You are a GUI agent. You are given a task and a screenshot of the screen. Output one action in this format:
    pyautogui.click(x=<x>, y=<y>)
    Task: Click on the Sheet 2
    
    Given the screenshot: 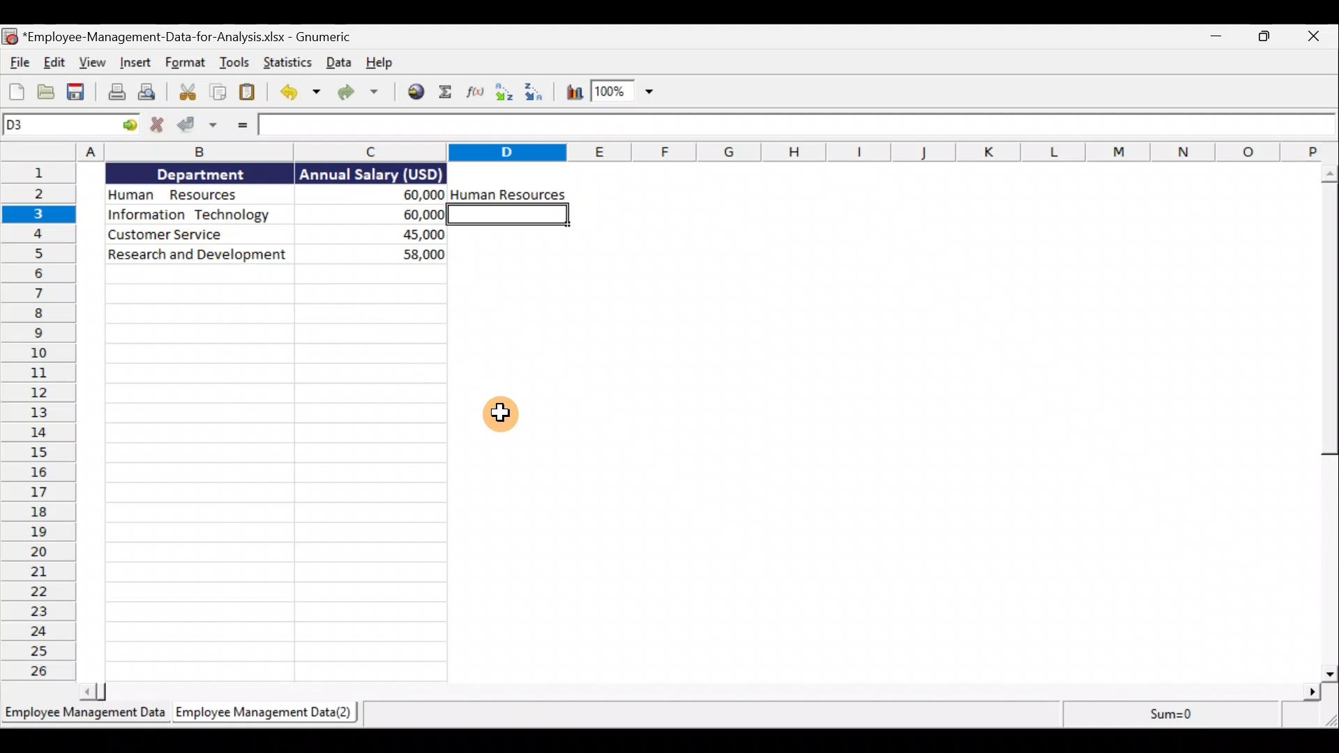 What is the action you would take?
    pyautogui.click(x=271, y=713)
    